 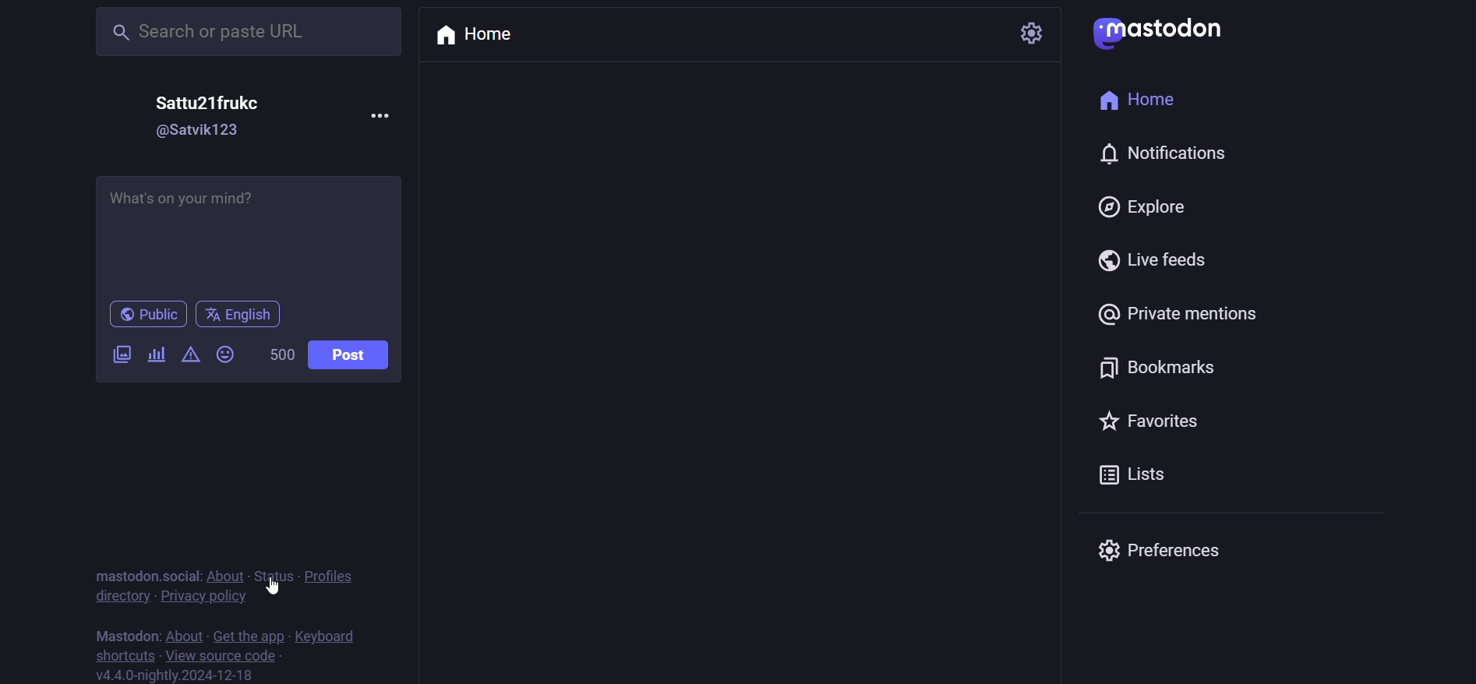 What do you see at coordinates (1121, 478) in the screenshot?
I see `list` at bounding box center [1121, 478].